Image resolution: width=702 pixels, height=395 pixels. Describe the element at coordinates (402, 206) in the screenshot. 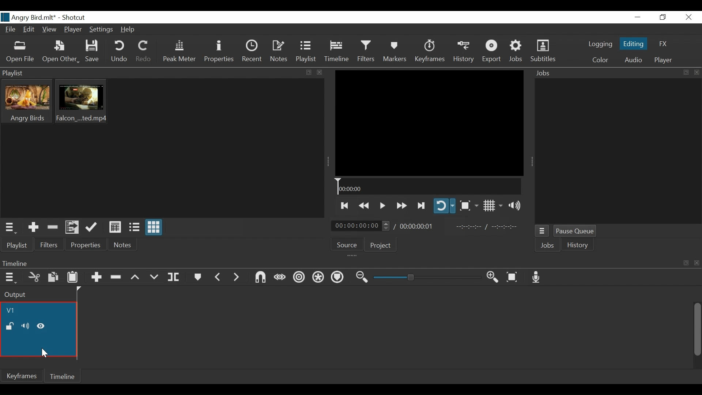

I see `Play forward quickly` at that location.